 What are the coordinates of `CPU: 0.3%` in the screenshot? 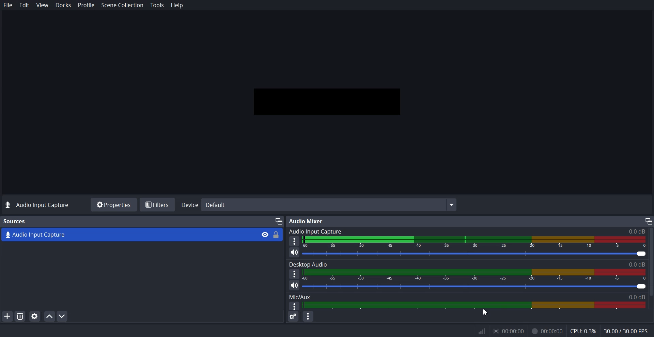 It's located at (583, 332).